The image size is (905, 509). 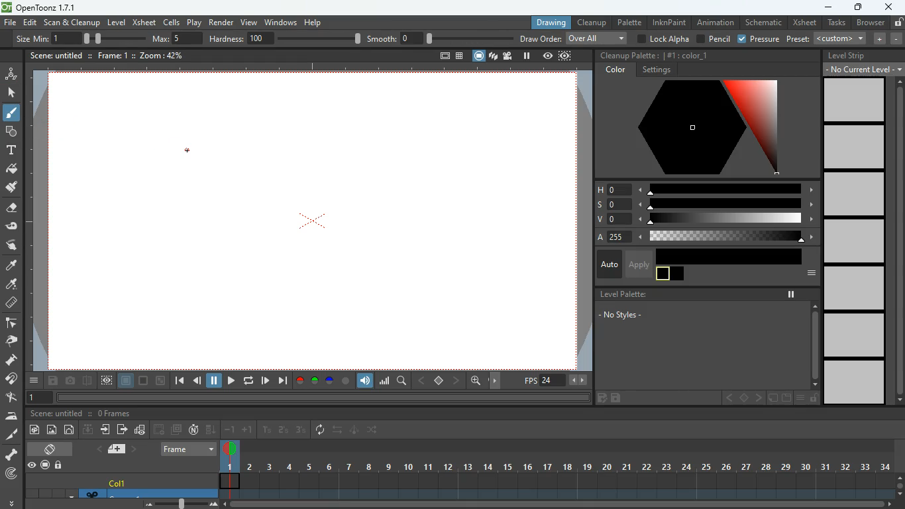 I want to click on level strip, so click(x=847, y=56).